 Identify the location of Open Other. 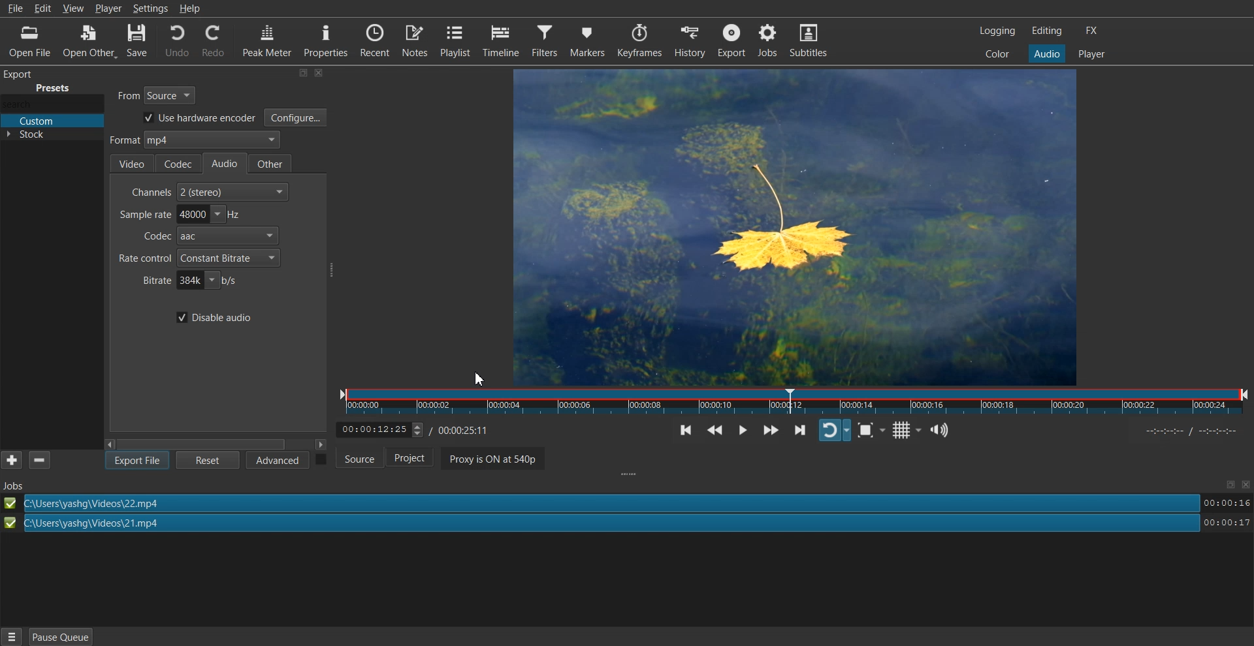
(86, 42).